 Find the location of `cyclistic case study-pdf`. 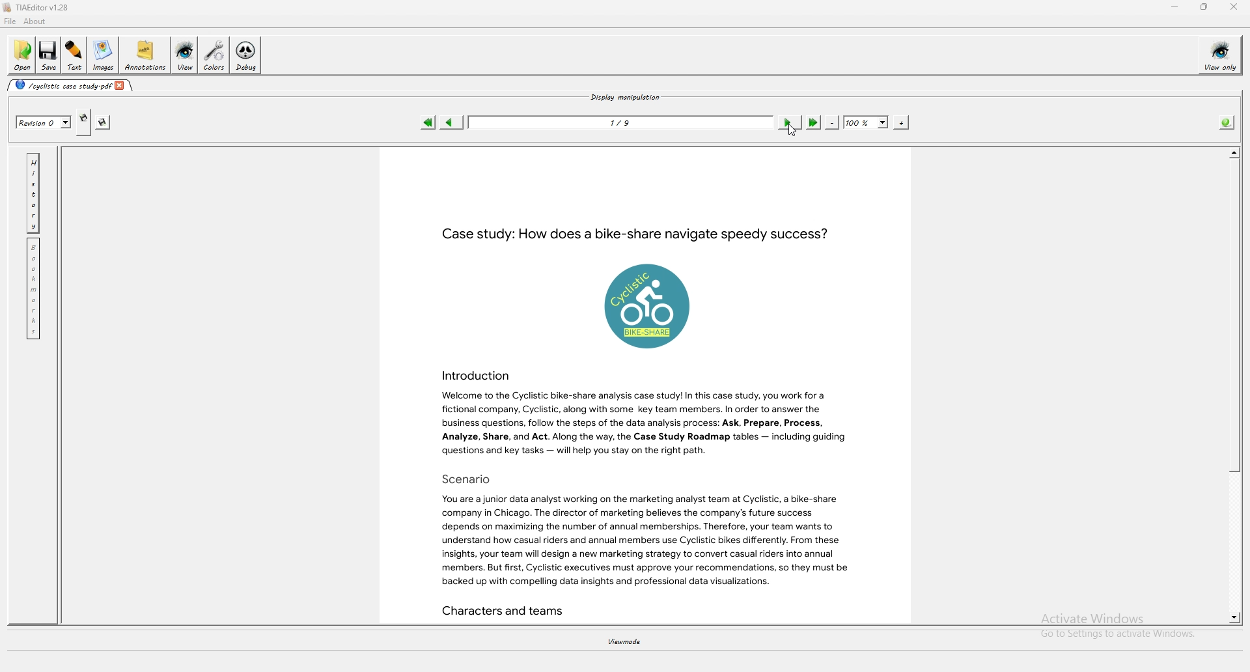

cyclistic case study-pdf is located at coordinates (61, 85).